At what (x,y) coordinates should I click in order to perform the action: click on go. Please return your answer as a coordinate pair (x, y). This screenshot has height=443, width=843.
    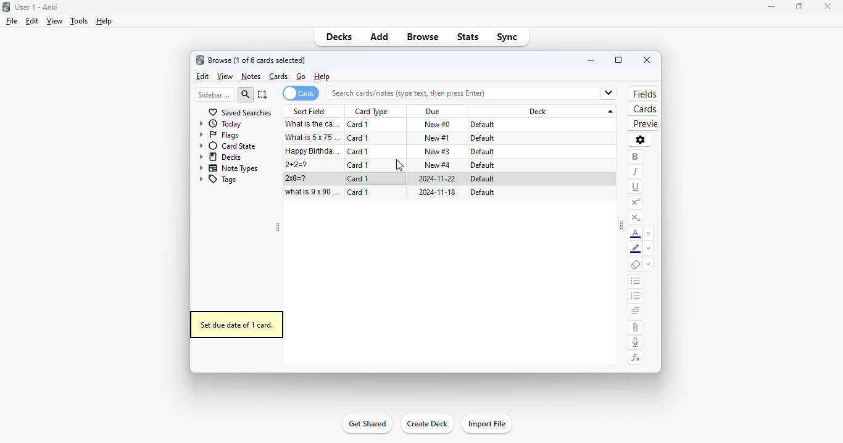
    Looking at the image, I should click on (301, 77).